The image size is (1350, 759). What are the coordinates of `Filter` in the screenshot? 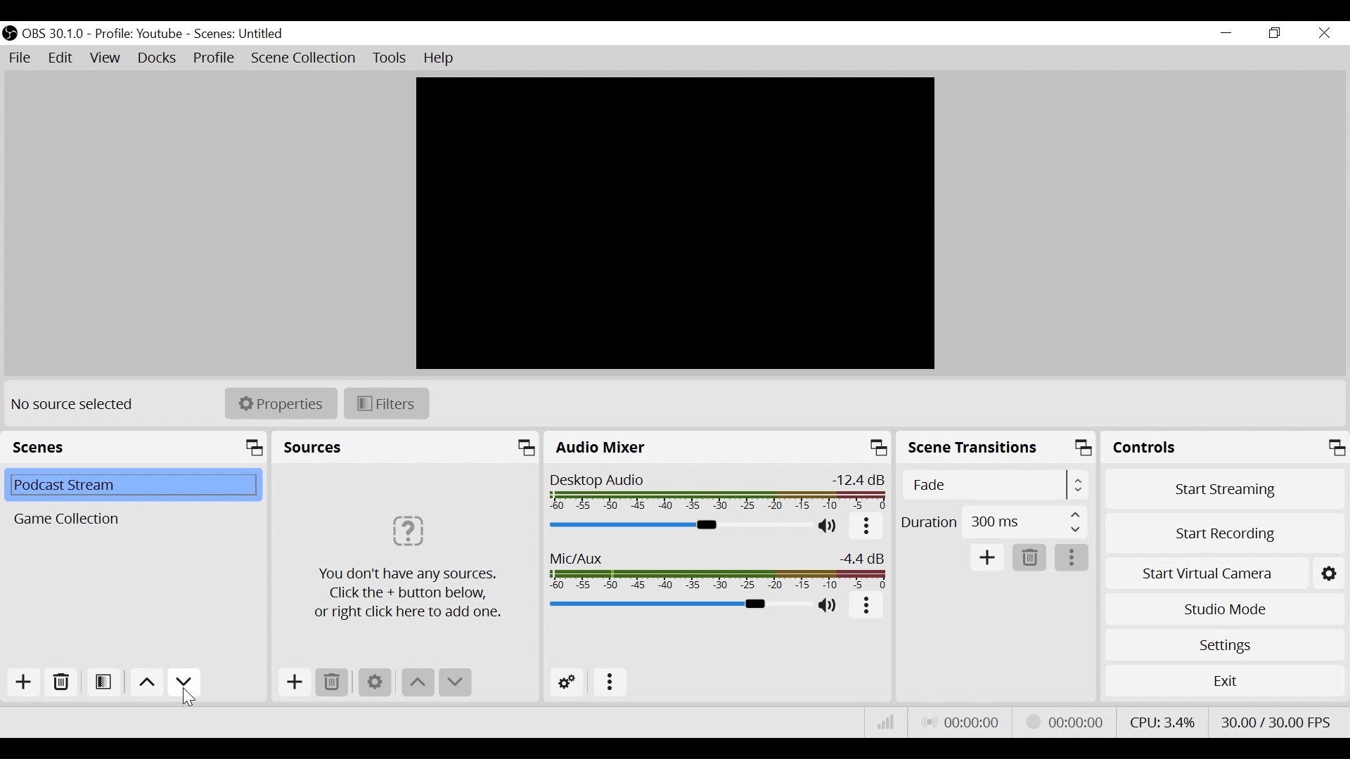 It's located at (385, 402).